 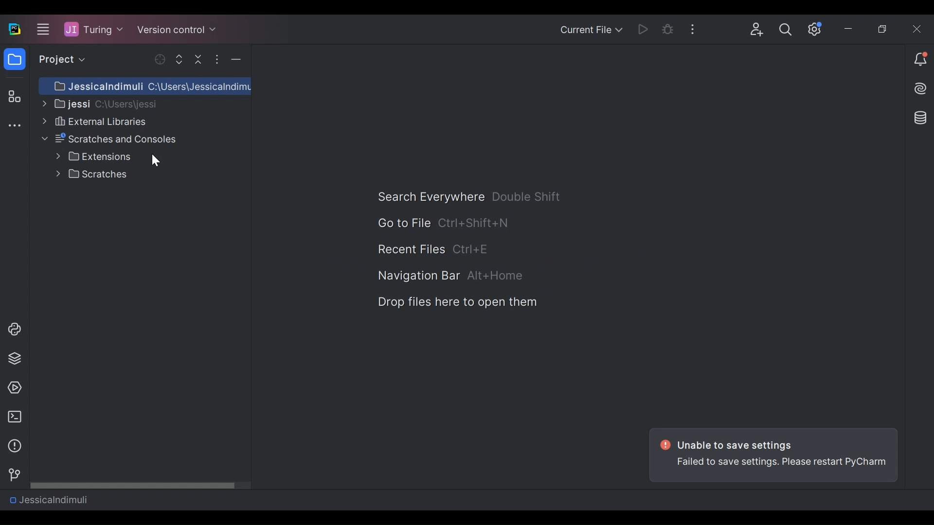 I want to click on Scratches and Console File, so click(x=111, y=139).